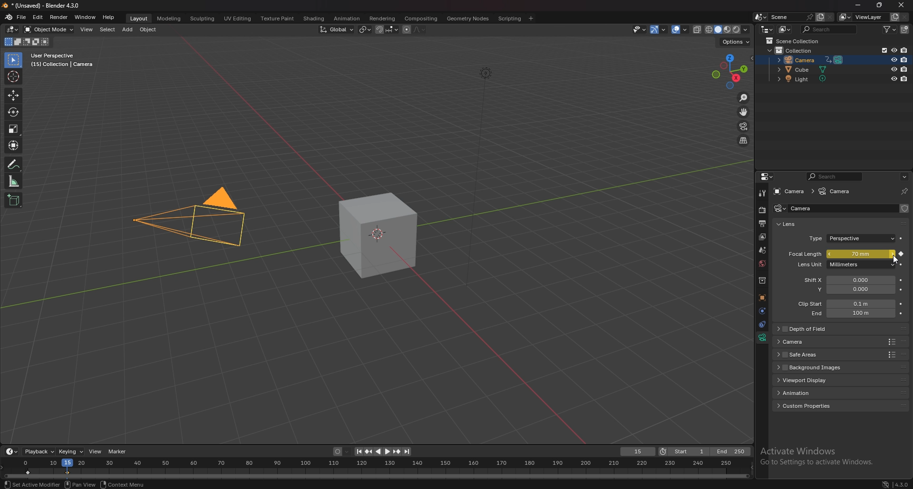 Image resolution: width=913 pixels, height=489 pixels. I want to click on geometry nodes, so click(467, 18).